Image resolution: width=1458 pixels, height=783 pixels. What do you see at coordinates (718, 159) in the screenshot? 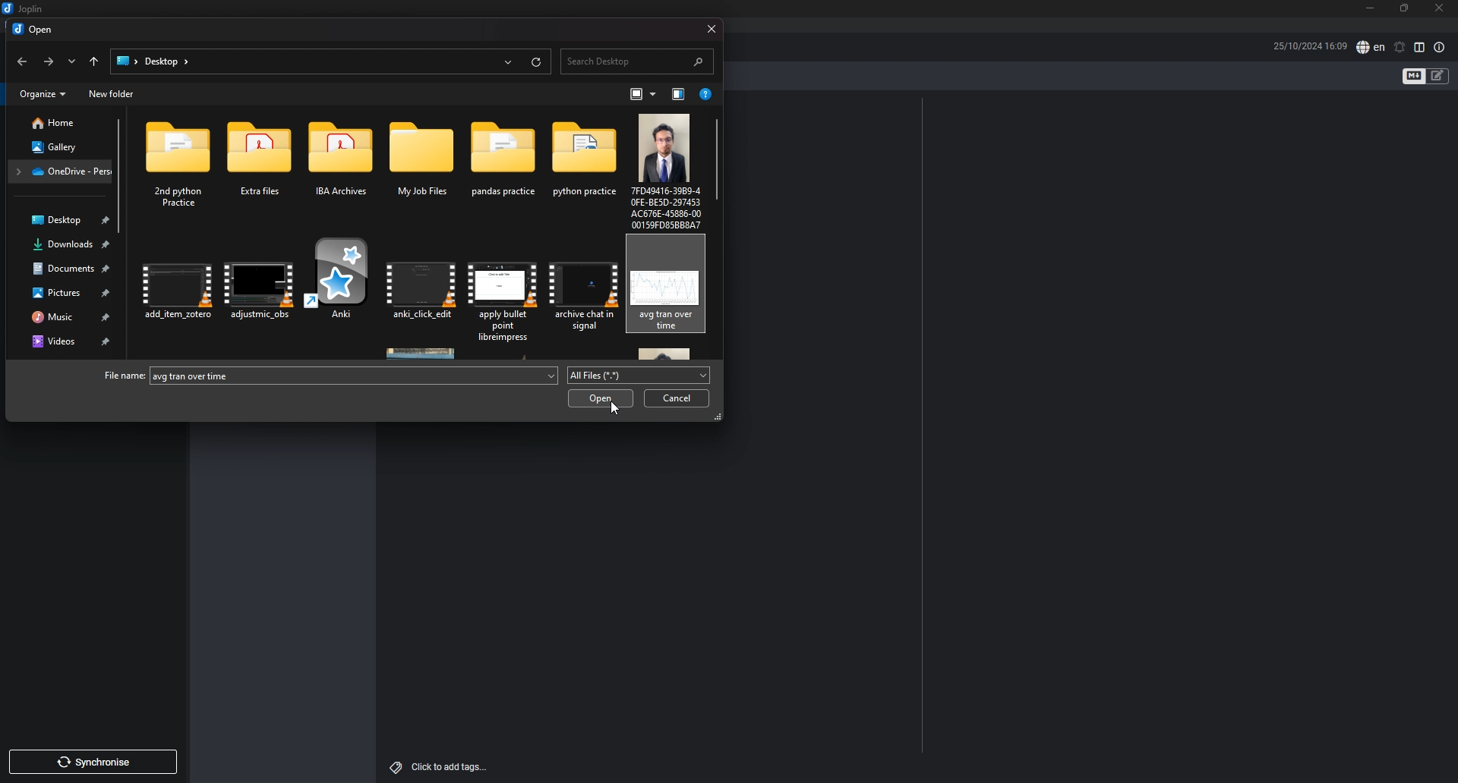
I see `scroll bar` at bounding box center [718, 159].